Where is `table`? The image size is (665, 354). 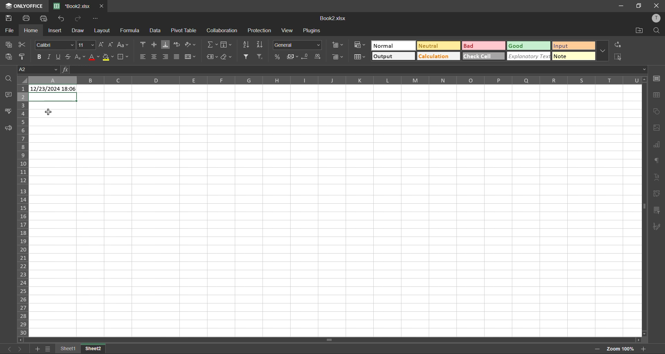 table is located at coordinates (657, 96).